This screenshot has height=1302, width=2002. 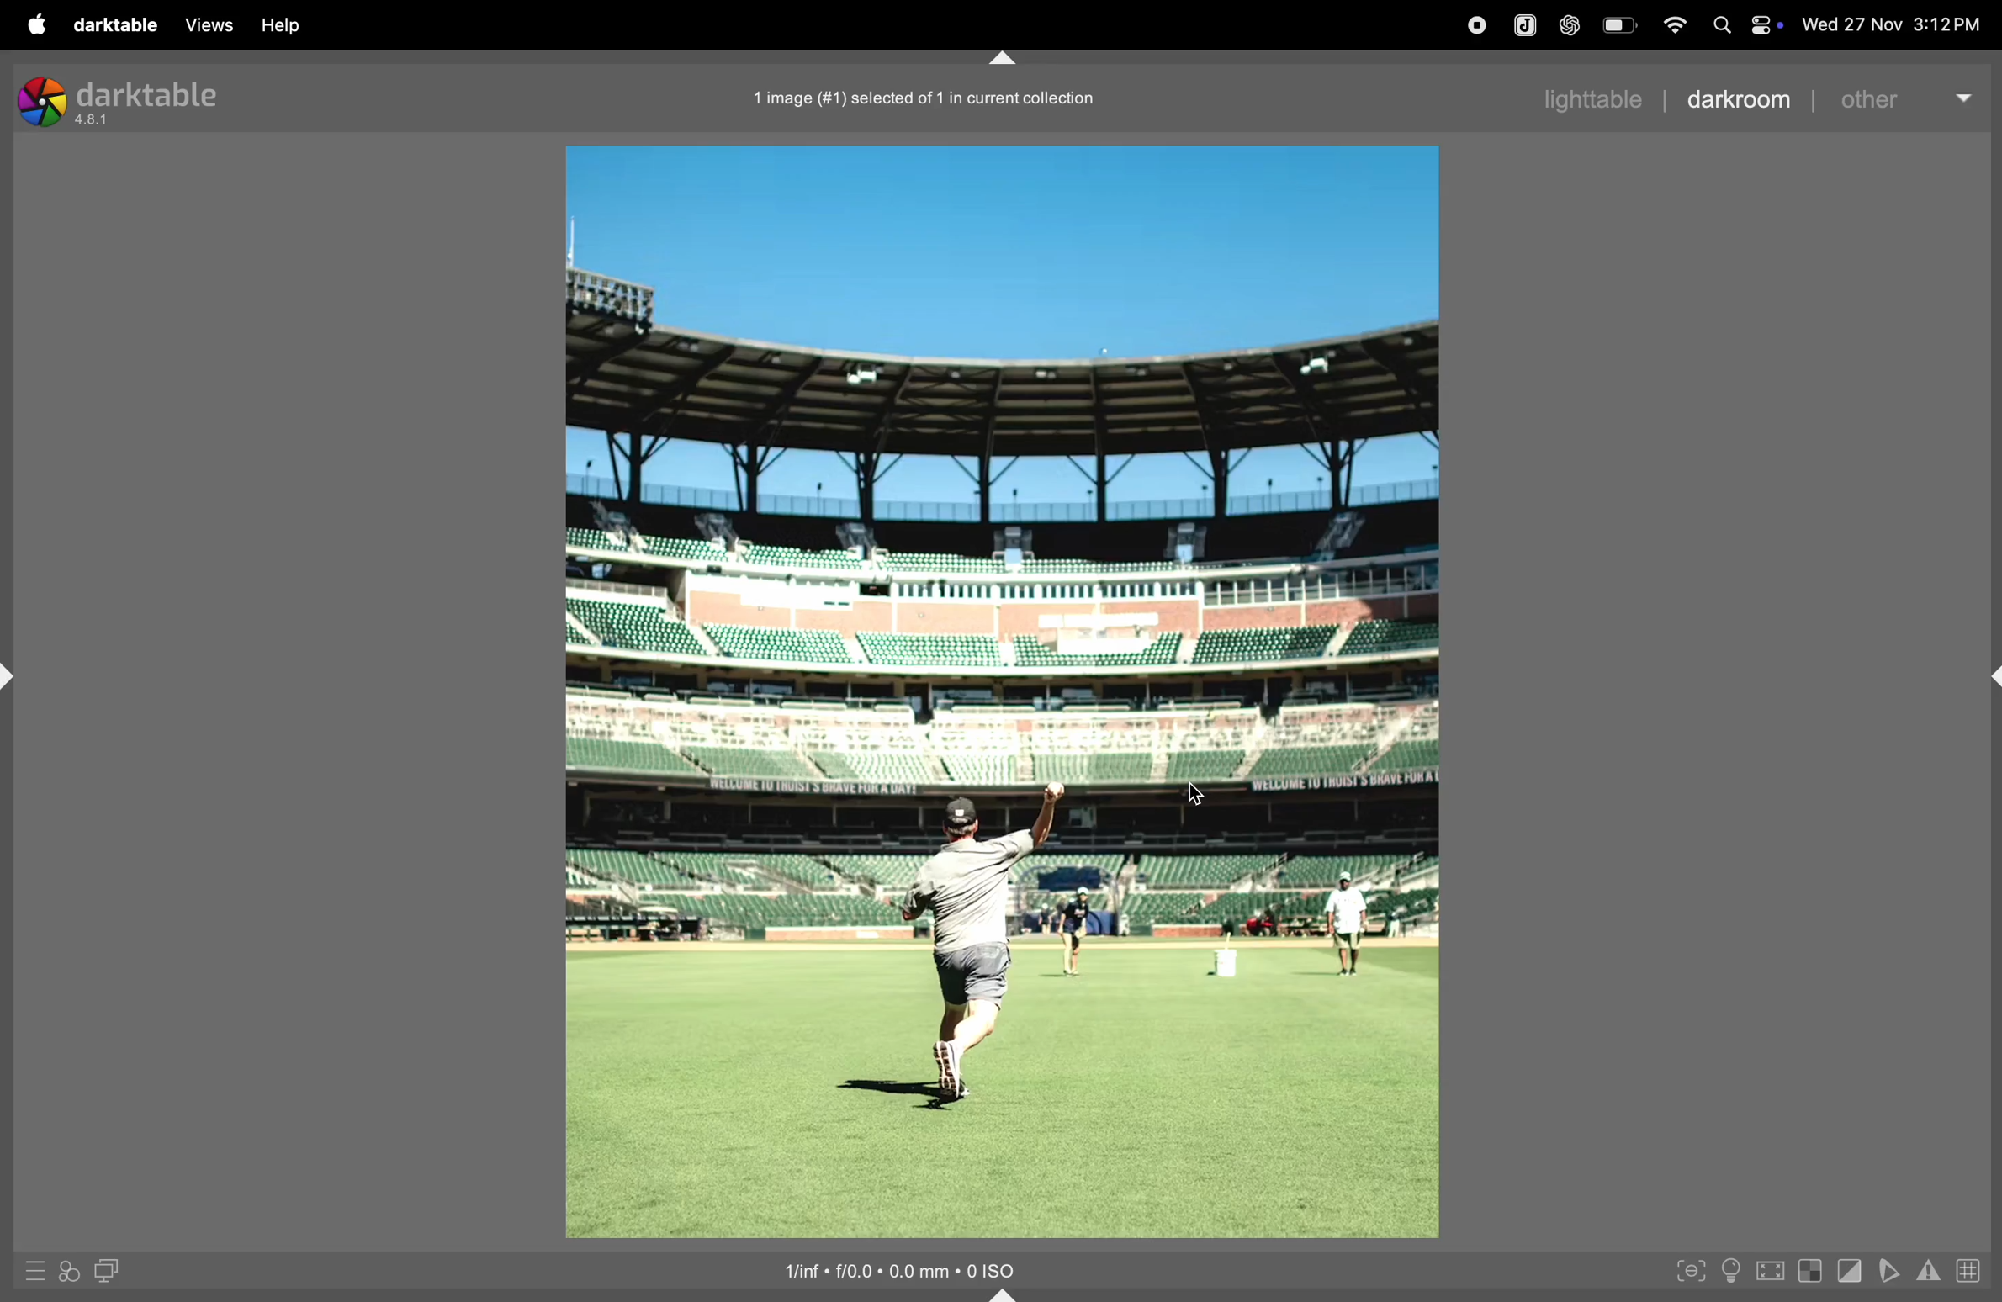 What do you see at coordinates (135, 100) in the screenshot?
I see `darktable version` at bounding box center [135, 100].